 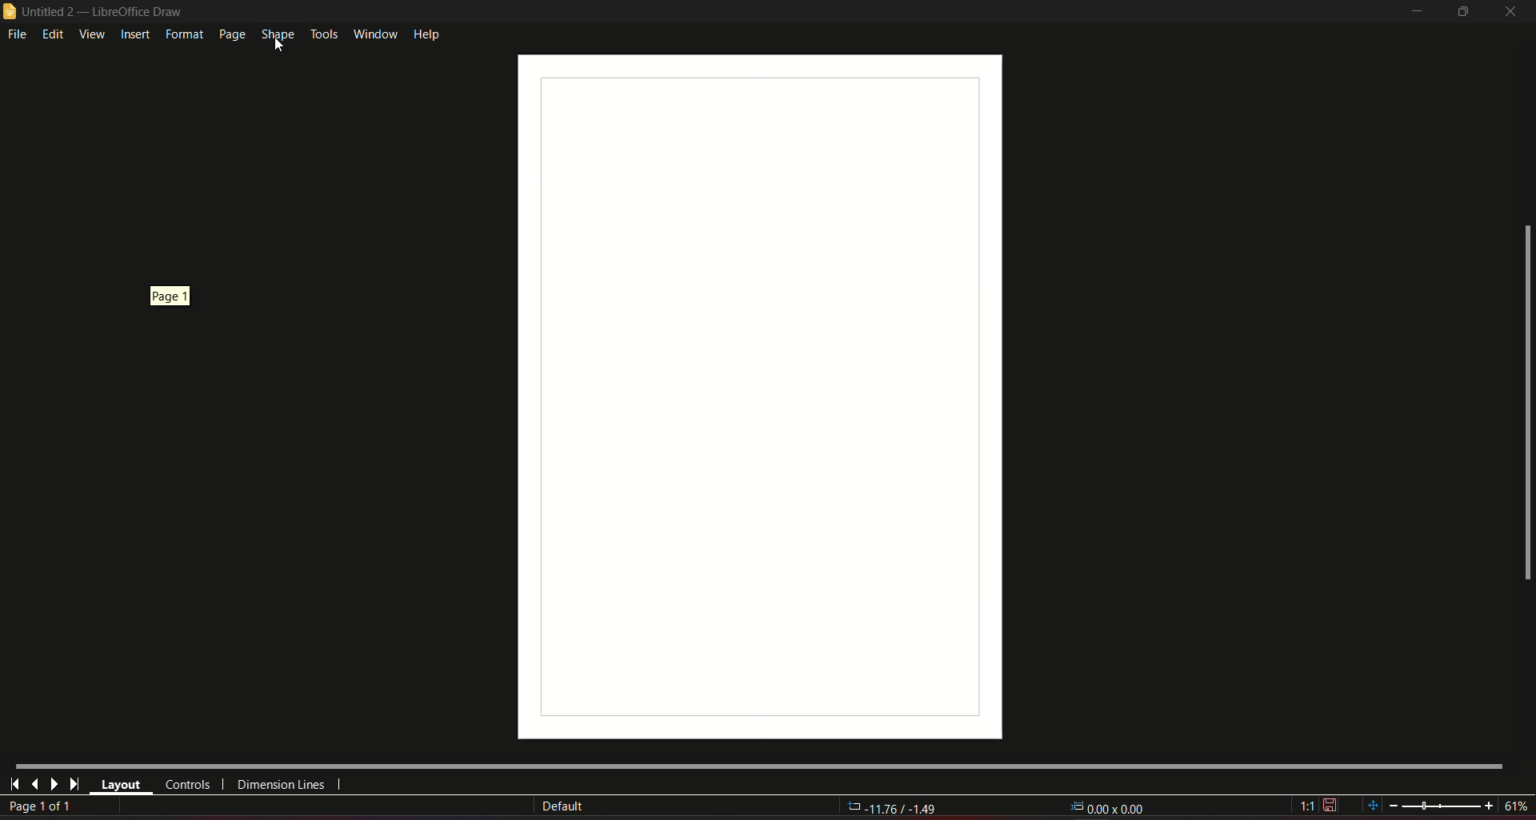 What do you see at coordinates (121, 786) in the screenshot?
I see `layout` at bounding box center [121, 786].